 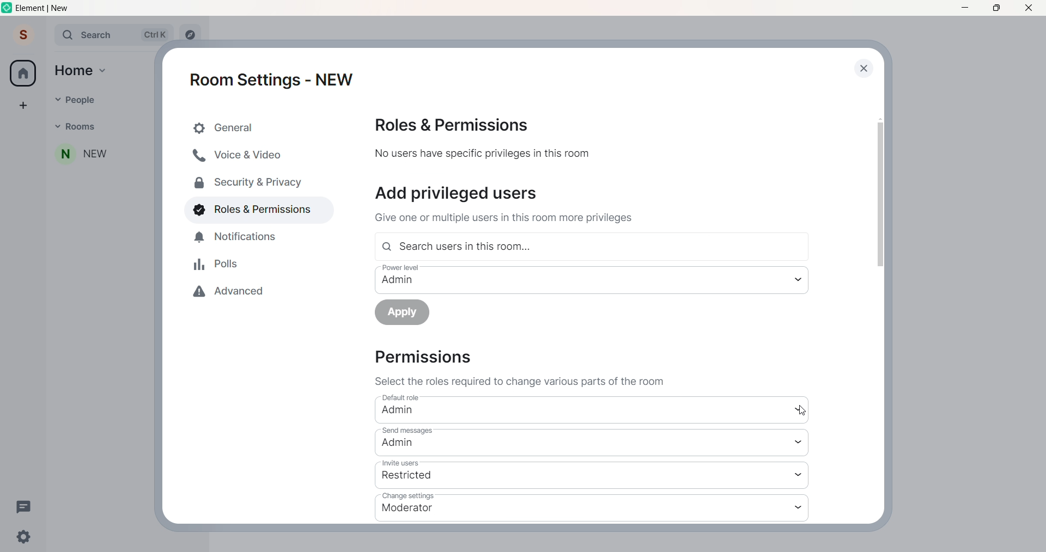 What do you see at coordinates (803, 410) in the screenshot?
I see `cursor` at bounding box center [803, 410].